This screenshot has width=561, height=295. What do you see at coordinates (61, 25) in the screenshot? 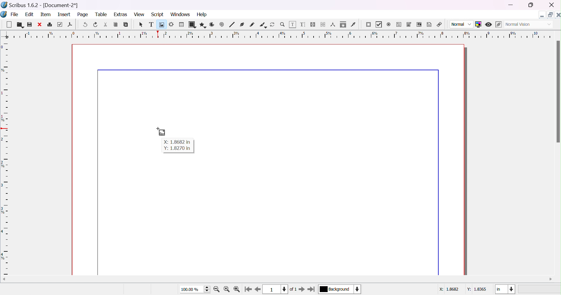
I see `preflight verifier` at bounding box center [61, 25].